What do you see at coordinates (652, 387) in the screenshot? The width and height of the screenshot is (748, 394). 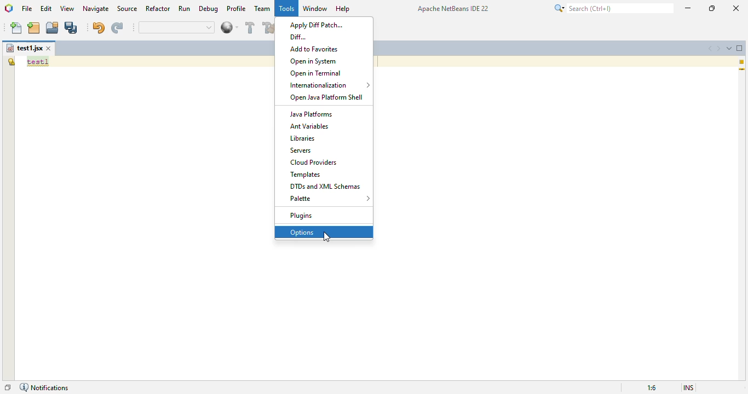 I see `magnification ratio` at bounding box center [652, 387].